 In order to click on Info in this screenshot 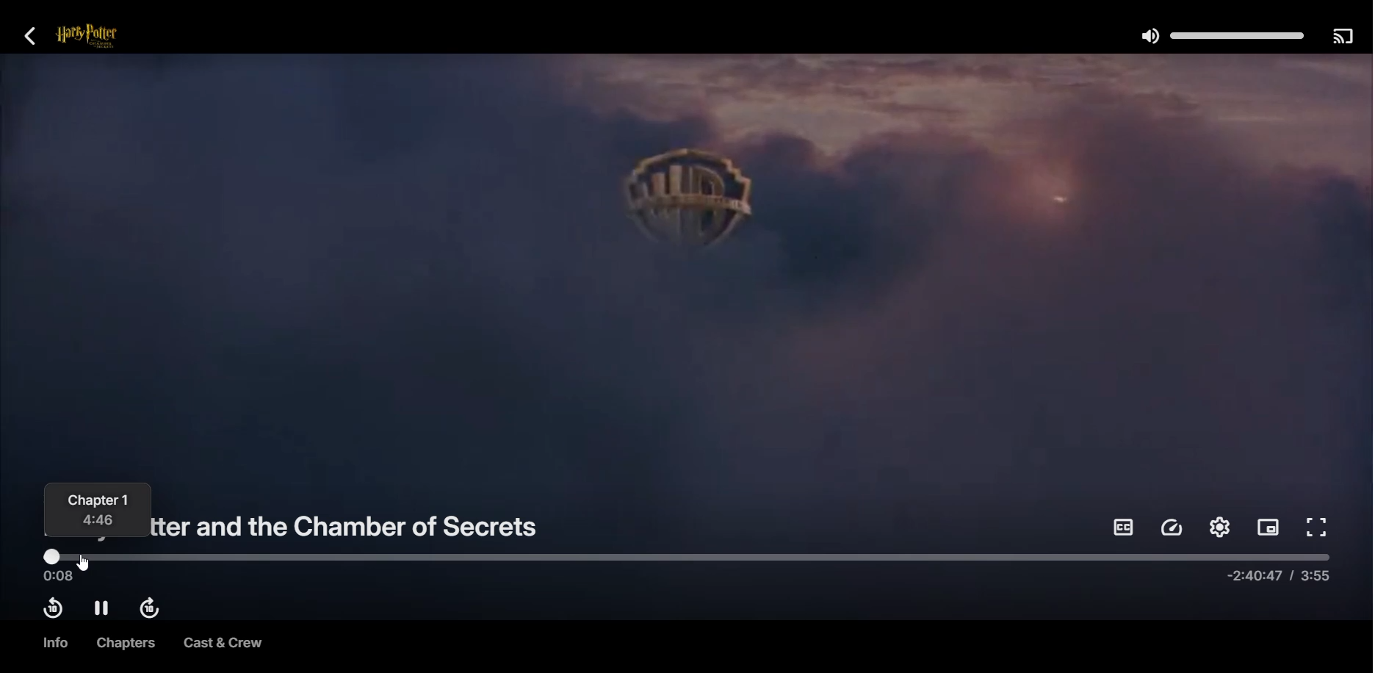, I will do `click(54, 643)`.